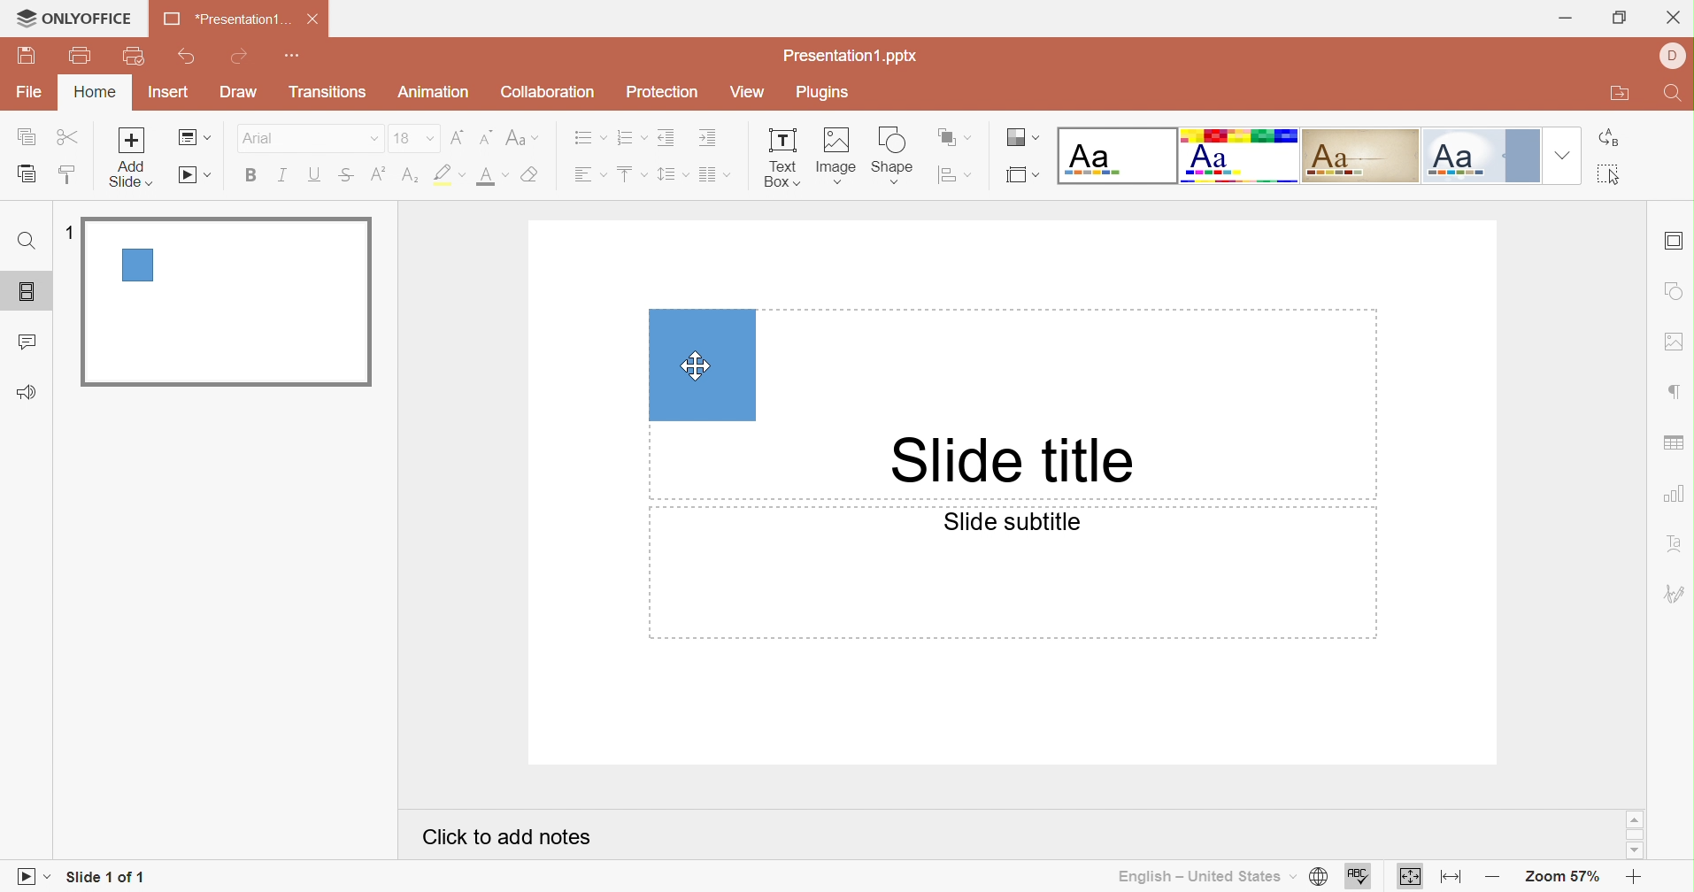 The width and height of the screenshot is (1694, 892). What do you see at coordinates (92, 92) in the screenshot?
I see `Home` at bounding box center [92, 92].